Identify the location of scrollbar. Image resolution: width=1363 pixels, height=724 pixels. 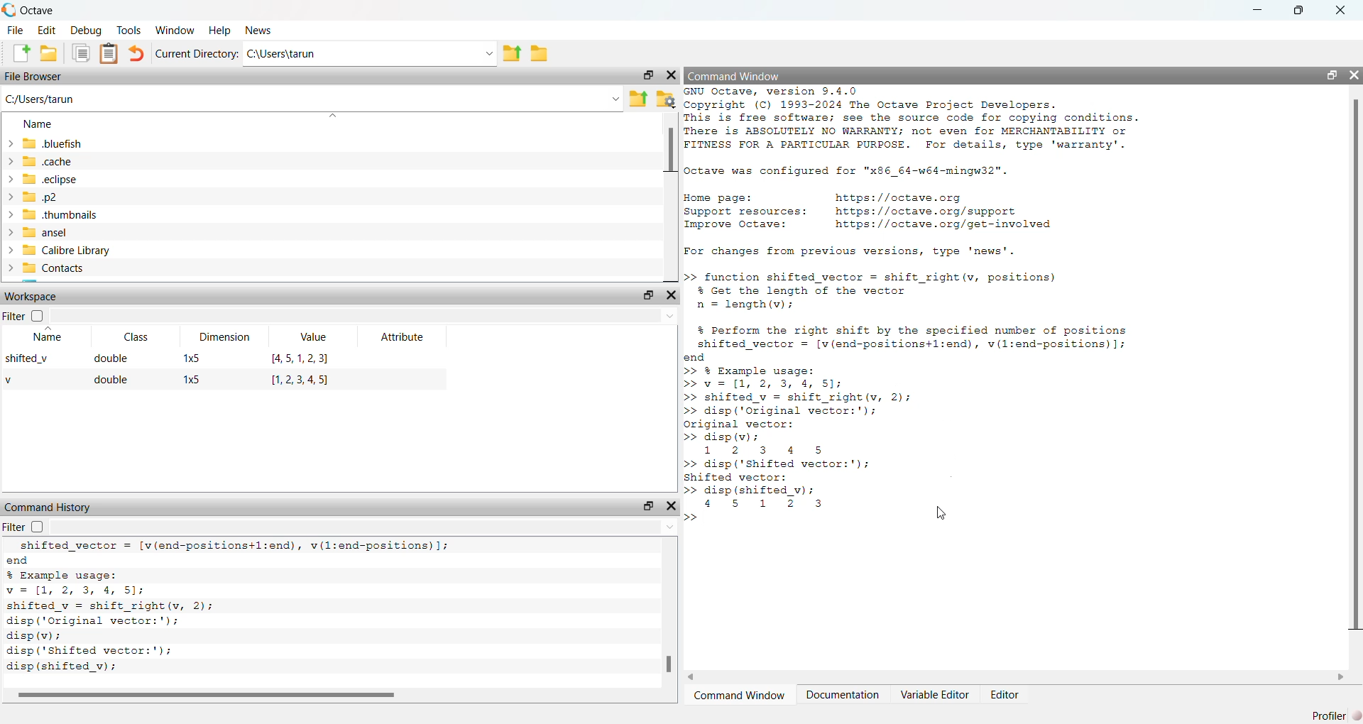
(1351, 368).